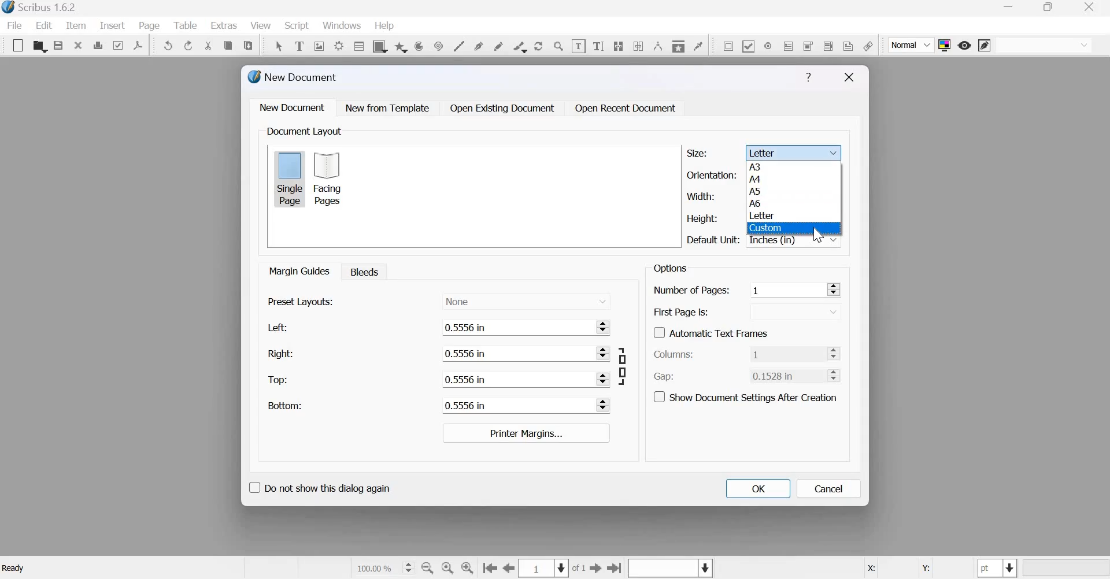  Describe the element at coordinates (598, 44) in the screenshot. I see `Edit text with story editor` at that location.